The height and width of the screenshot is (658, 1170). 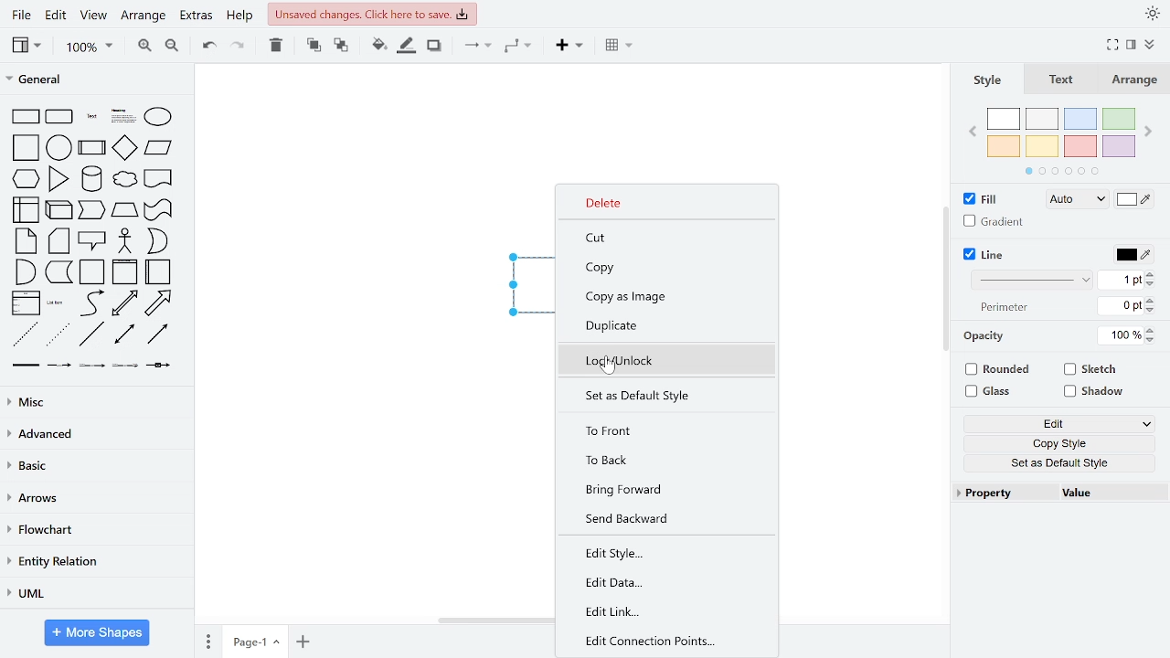 What do you see at coordinates (156, 241) in the screenshot?
I see `or` at bounding box center [156, 241].